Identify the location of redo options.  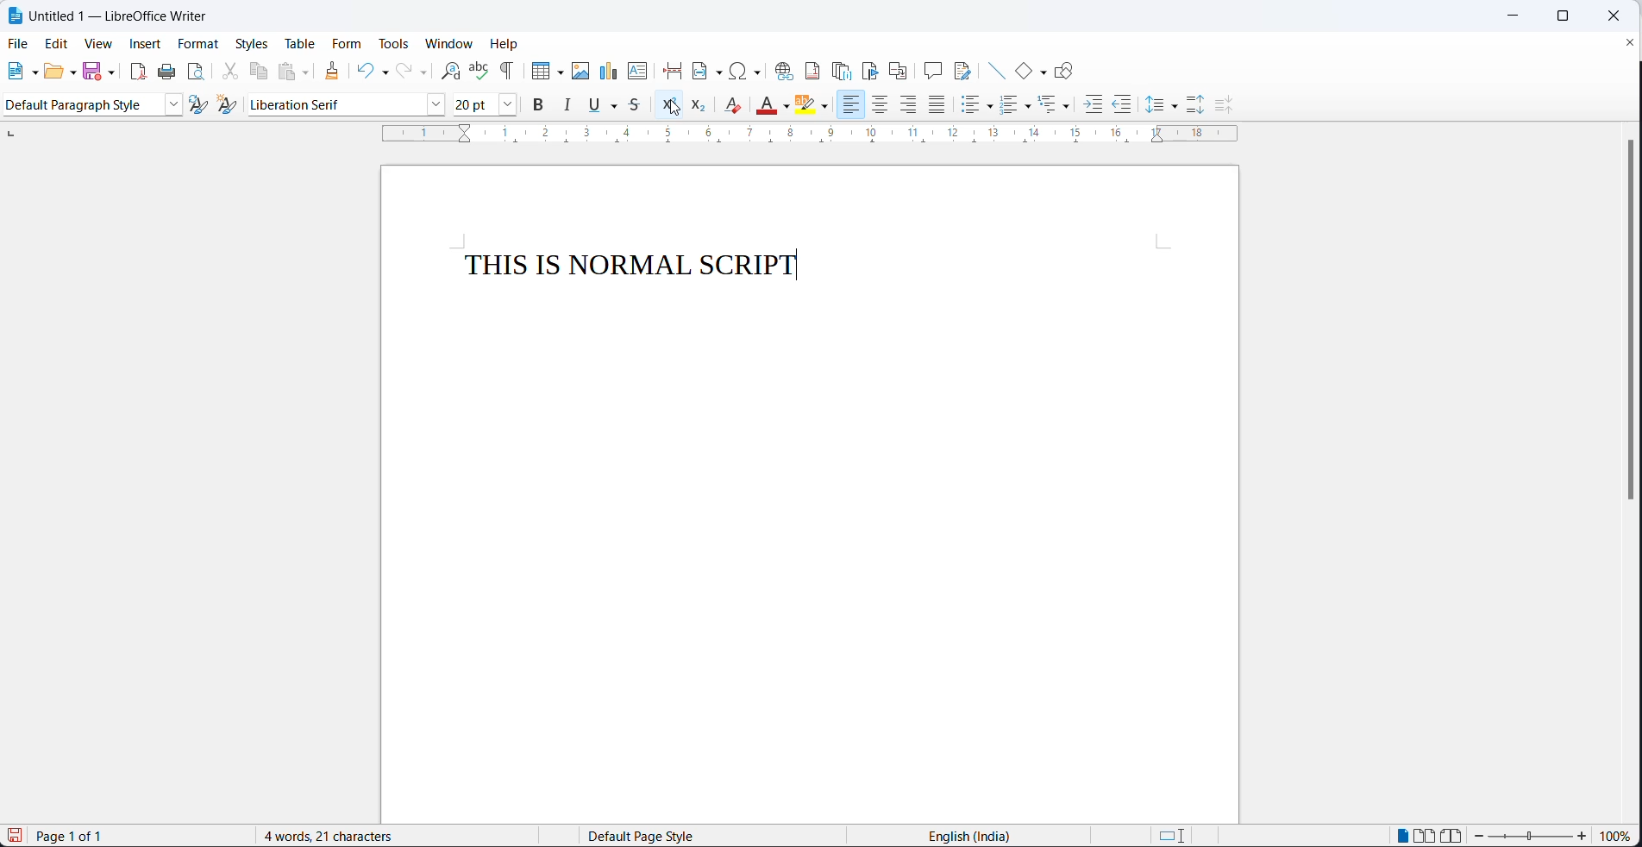
(423, 72).